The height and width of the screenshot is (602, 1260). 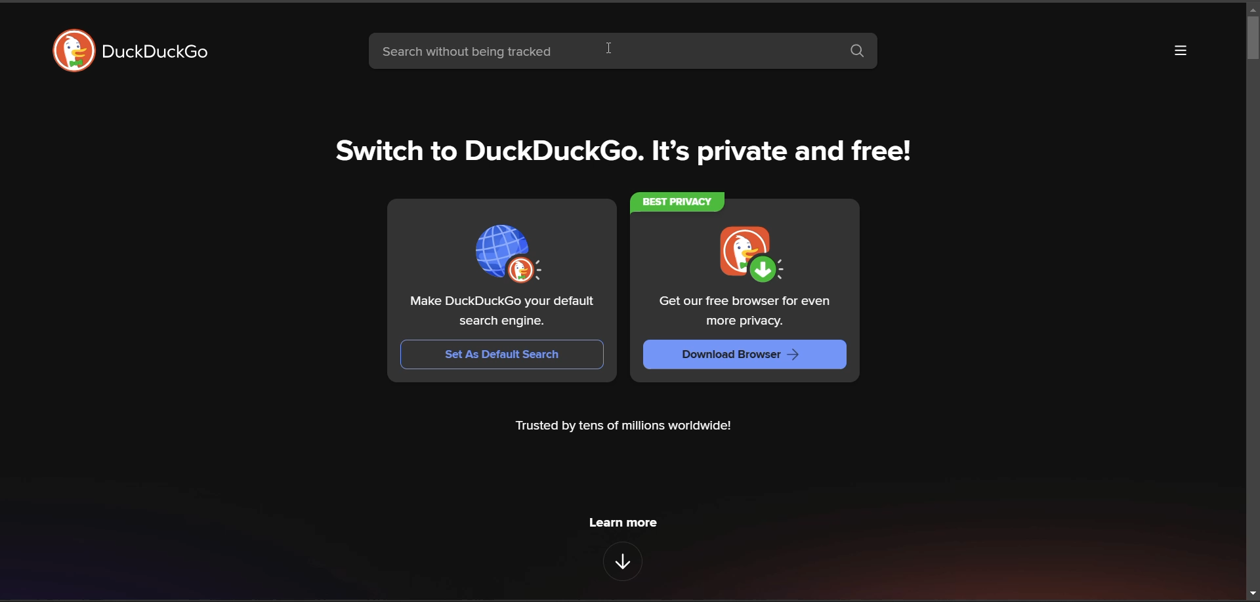 What do you see at coordinates (743, 313) in the screenshot?
I see `Get our free browser for even more privacy.` at bounding box center [743, 313].